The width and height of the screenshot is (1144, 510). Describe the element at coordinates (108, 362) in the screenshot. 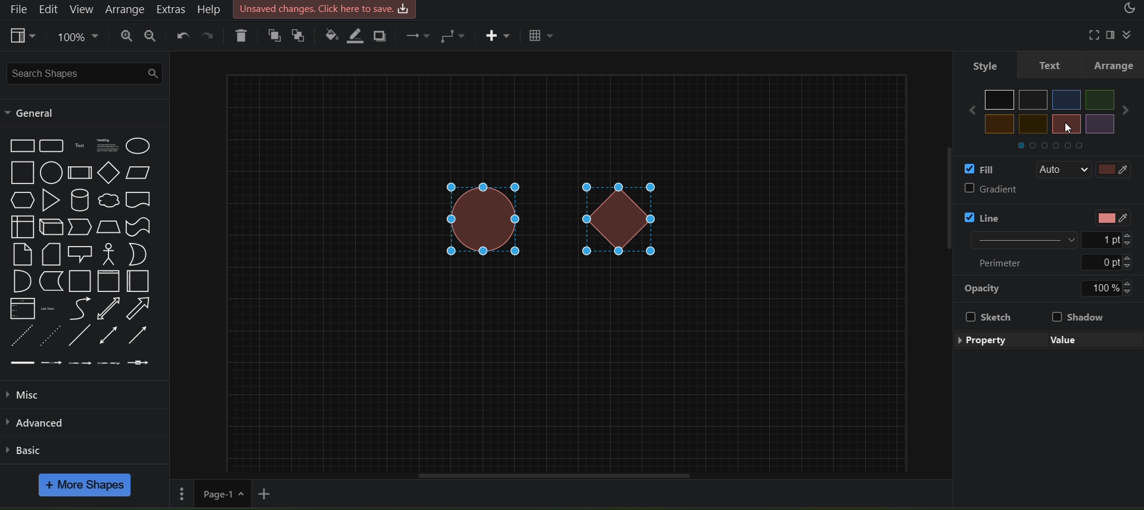

I see `Connector with 3 labels` at that location.